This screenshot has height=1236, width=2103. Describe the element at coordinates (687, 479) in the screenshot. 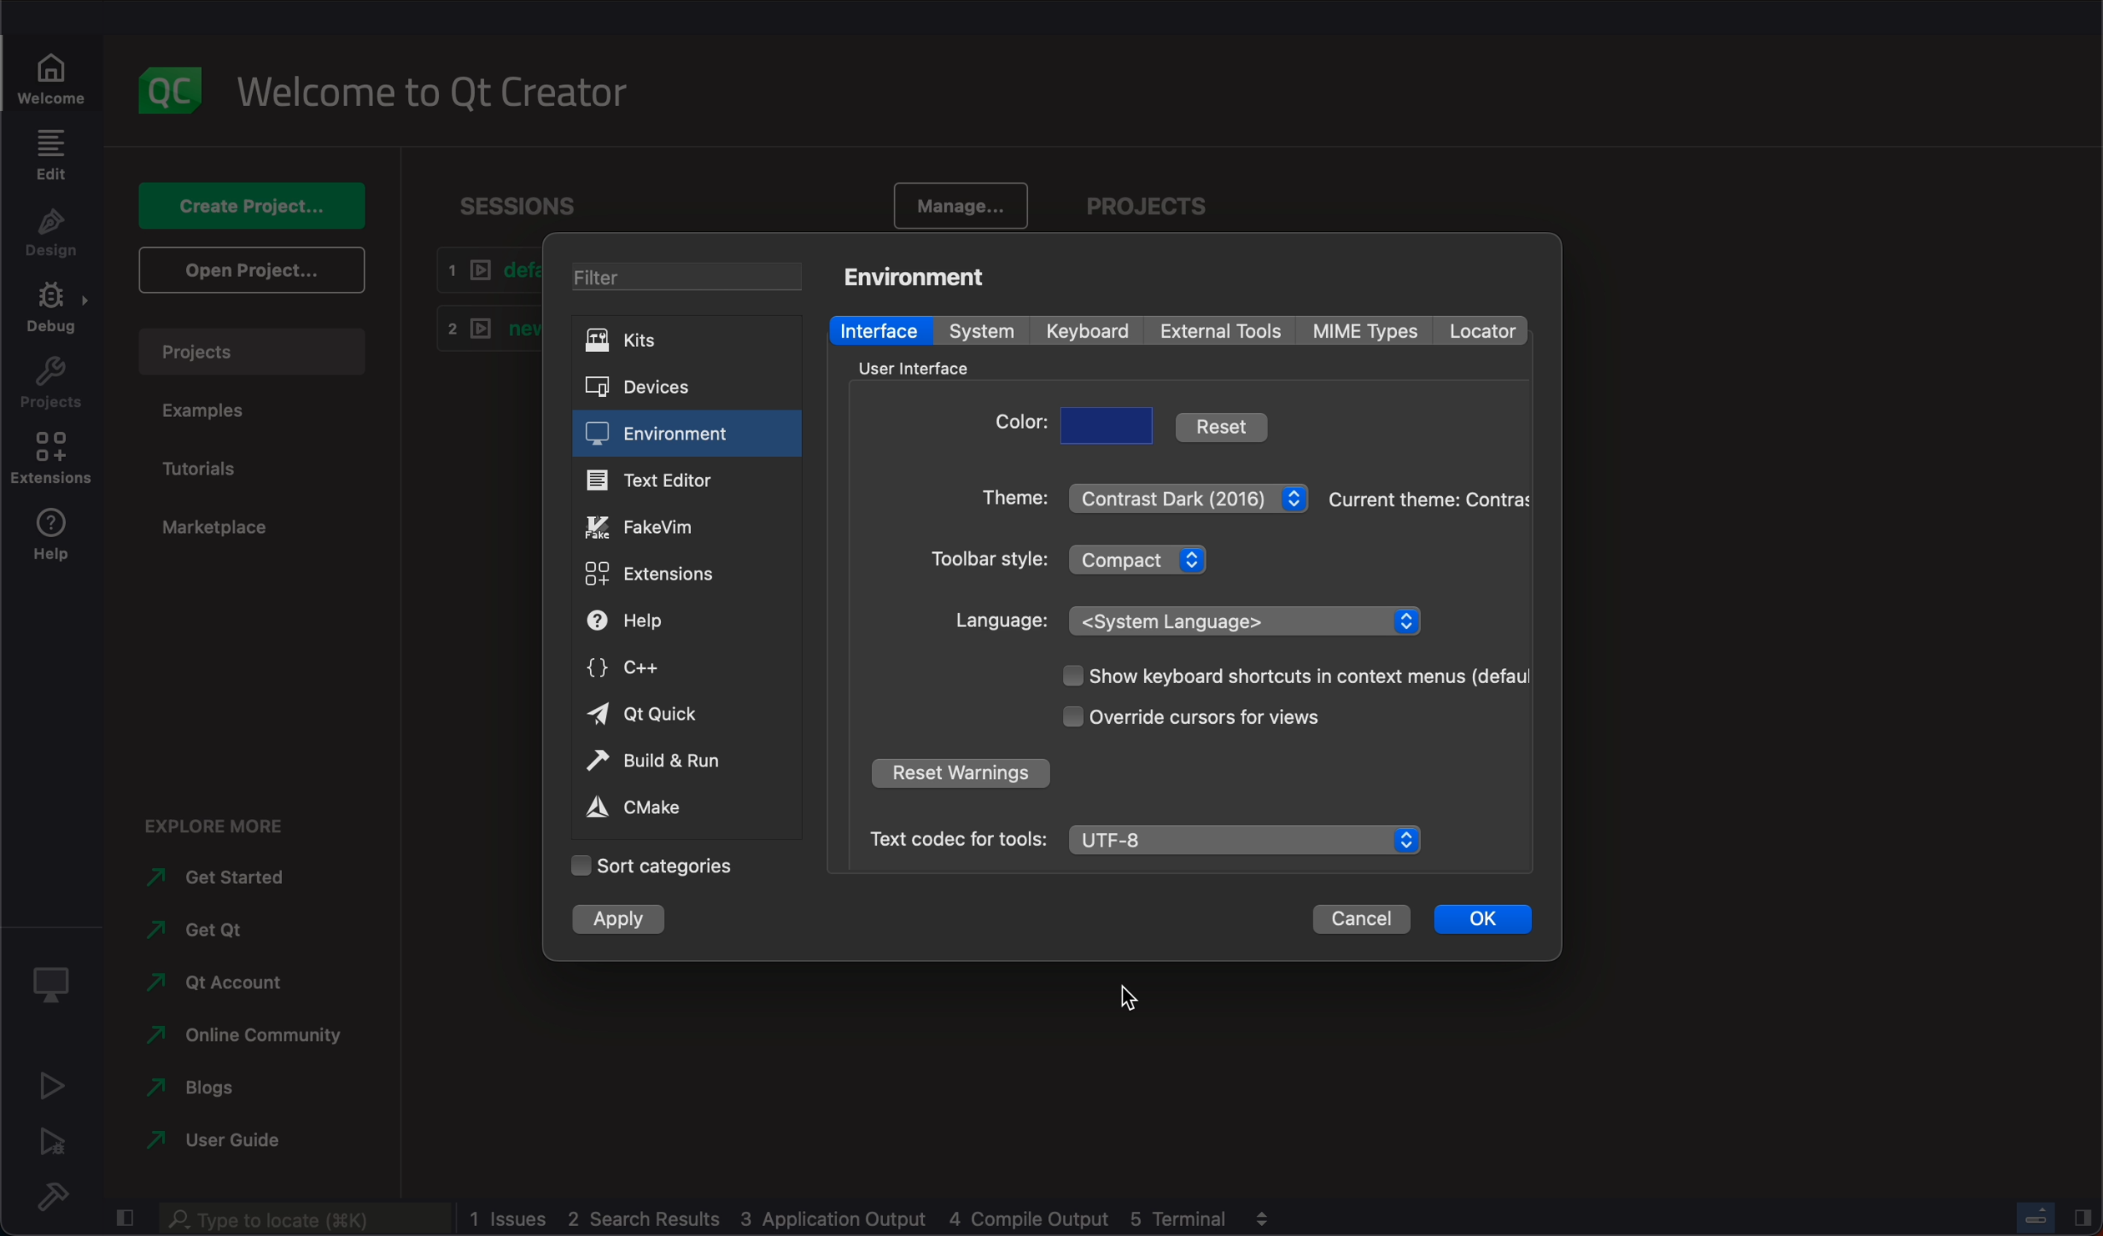

I see `text editor` at that location.